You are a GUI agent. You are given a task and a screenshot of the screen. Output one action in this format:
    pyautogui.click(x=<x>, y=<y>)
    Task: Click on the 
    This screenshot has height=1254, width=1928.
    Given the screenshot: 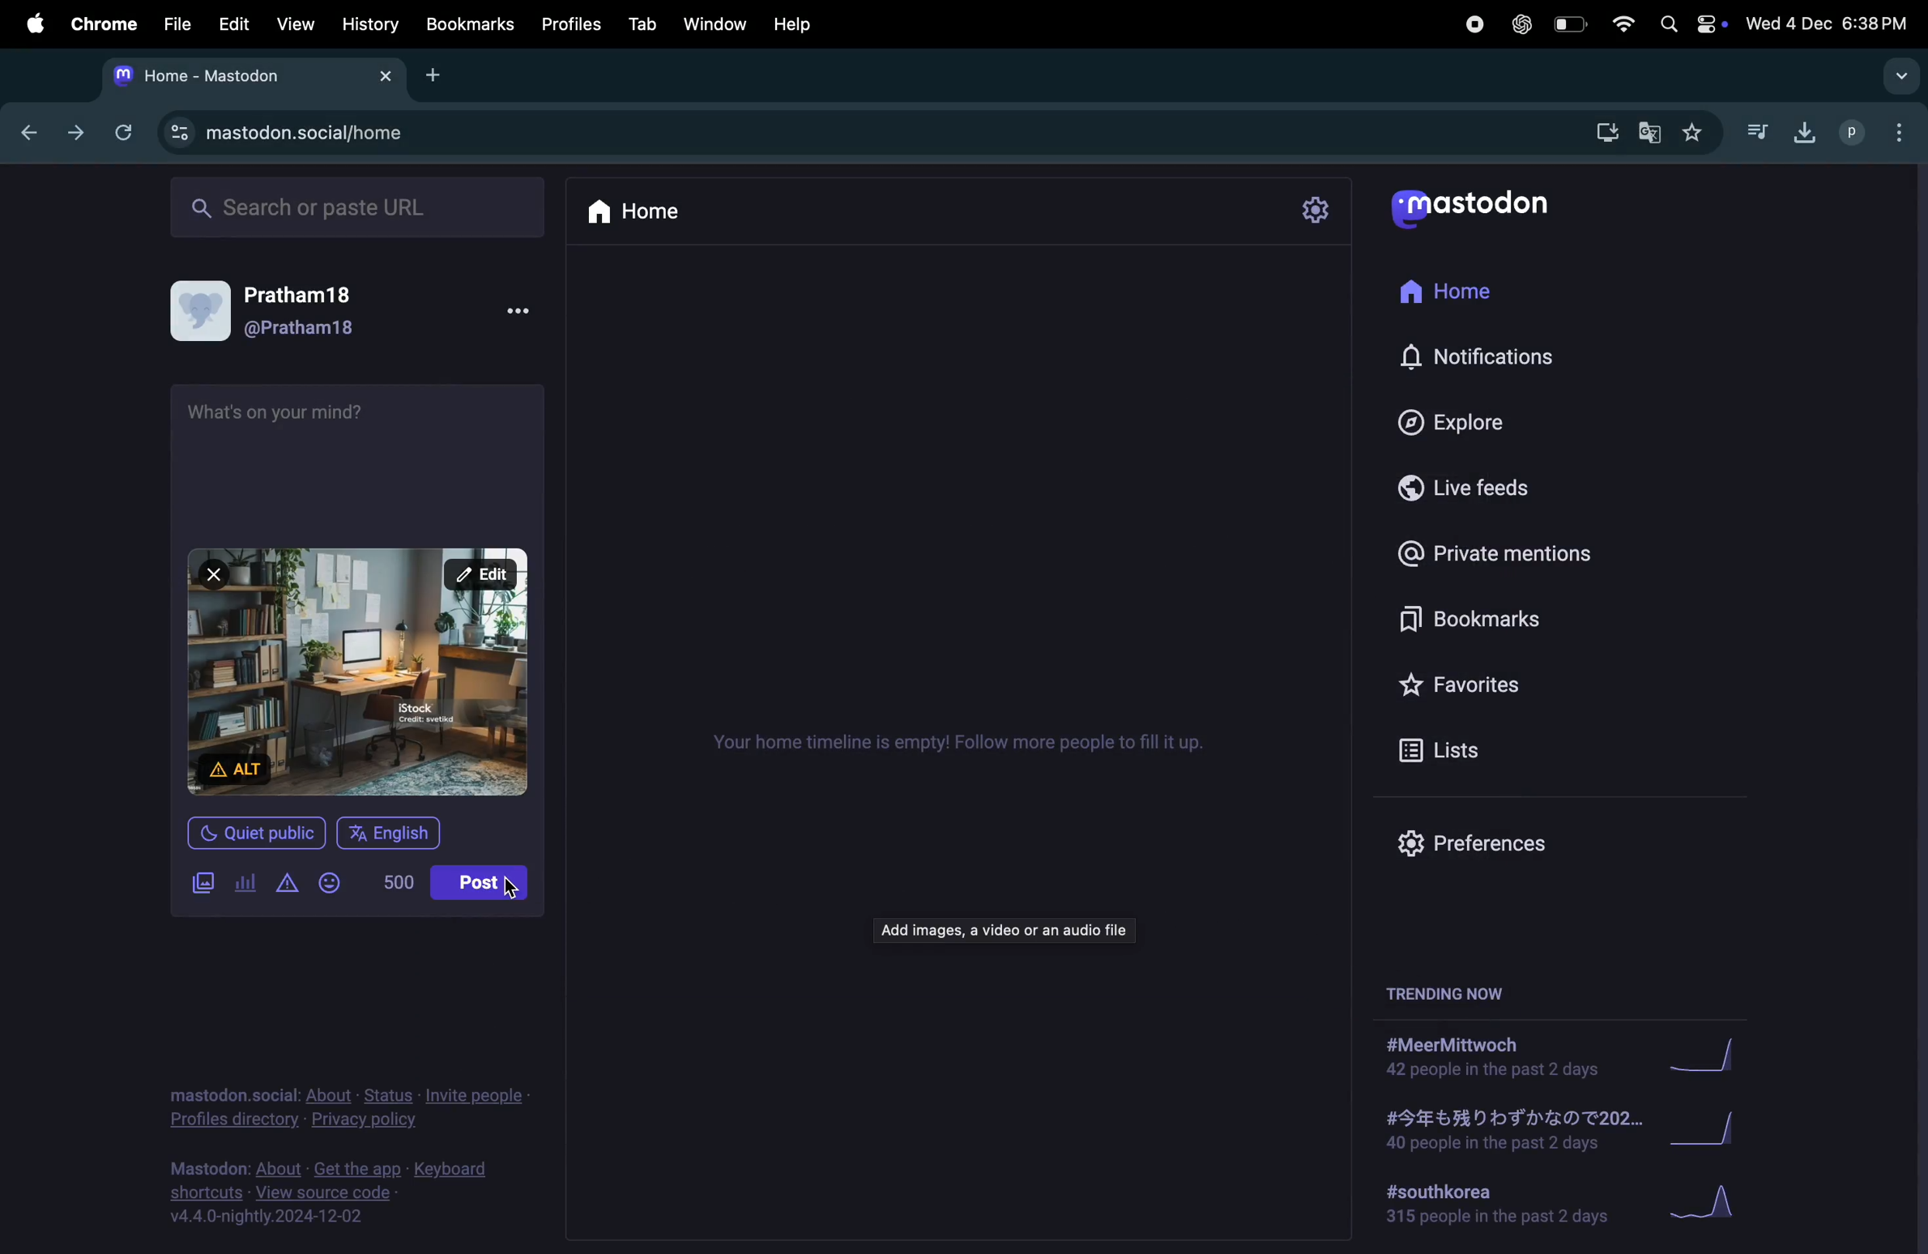 What is the action you would take?
    pyautogui.click(x=1452, y=992)
    